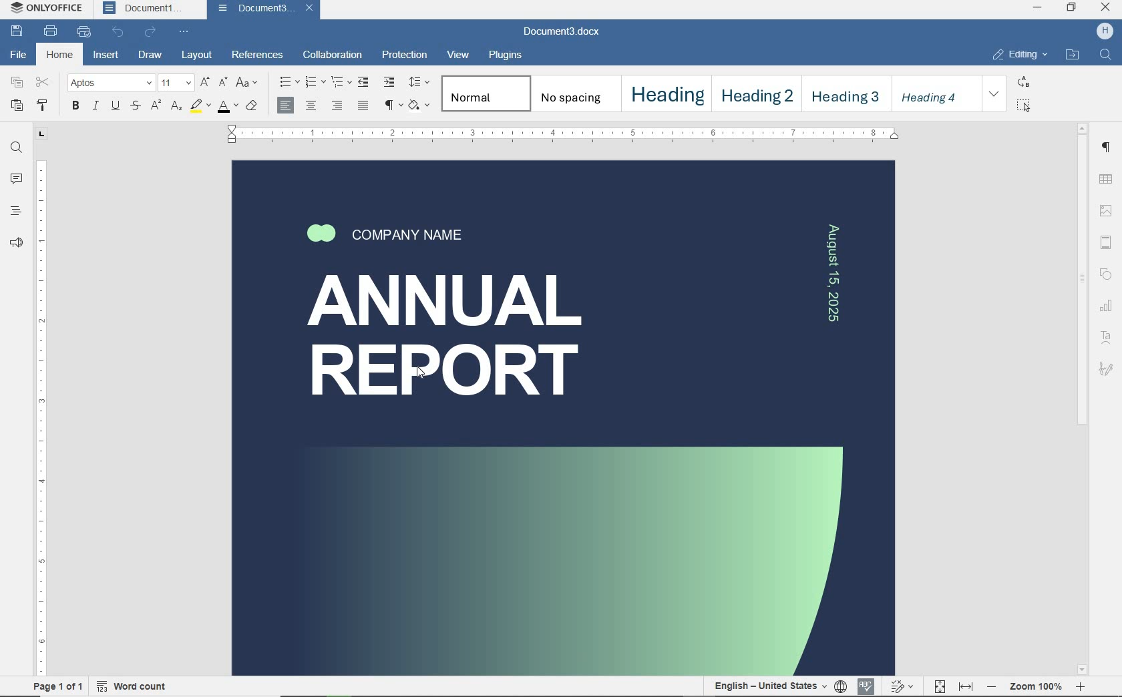  Describe the element at coordinates (176, 107) in the screenshot. I see `subscript` at that location.